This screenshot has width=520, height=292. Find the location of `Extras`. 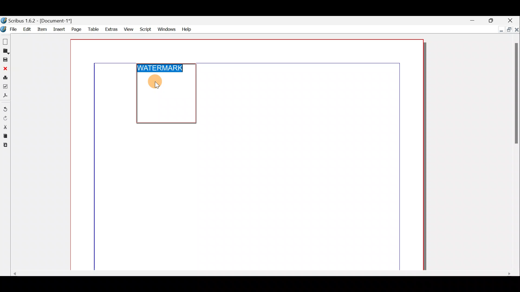

Extras is located at coordinates (111, 29).